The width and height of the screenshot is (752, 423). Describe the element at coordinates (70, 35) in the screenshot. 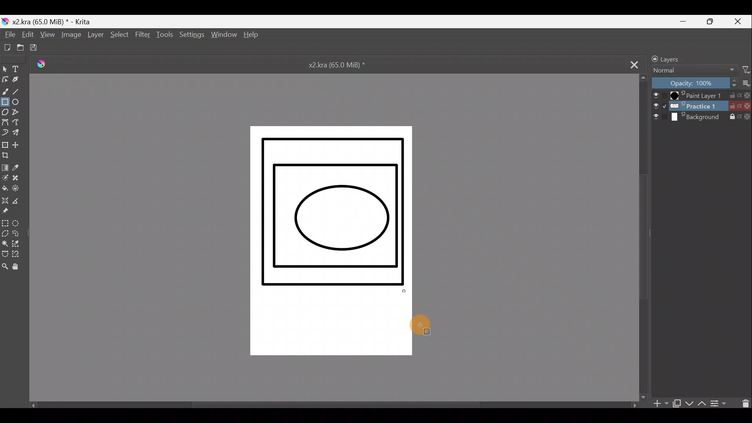

I see `Image` at that location.